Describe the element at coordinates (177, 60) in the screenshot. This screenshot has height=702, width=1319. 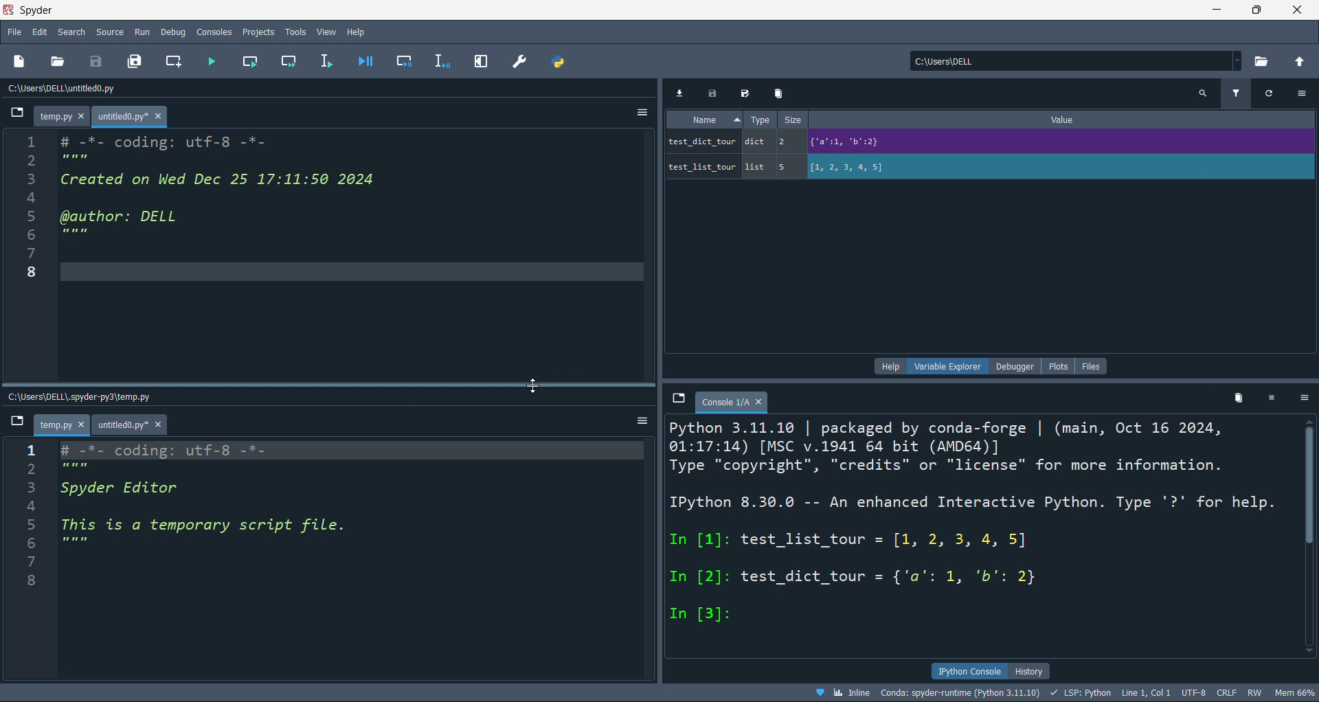
I see `create new cell` at that location.